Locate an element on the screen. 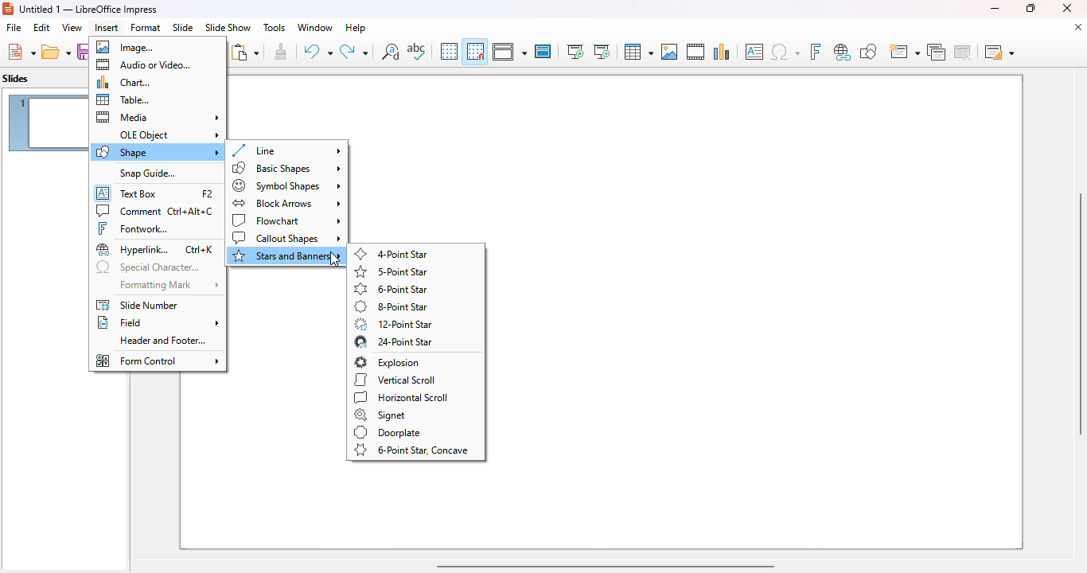  explosion is located at coordinates (388, 362).